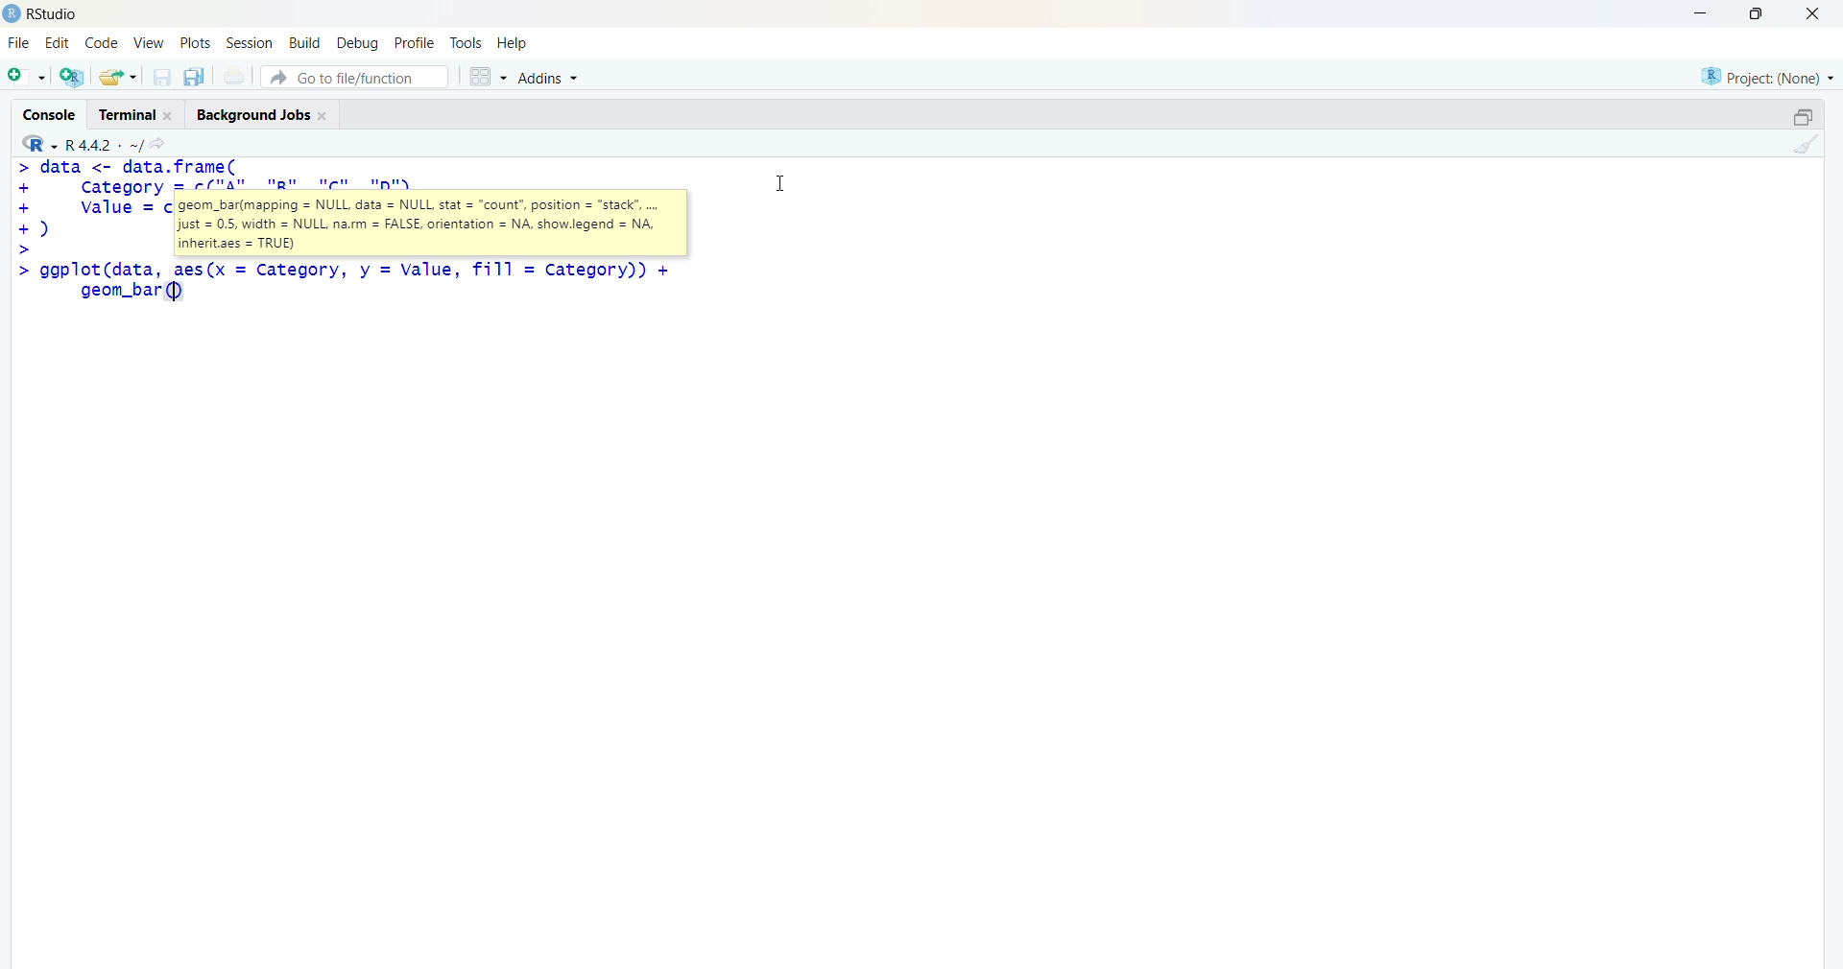 Image resolution: width=1843 pixels, height=969 pixels. Describe the element at coordinates (71, 76) in the screenshot. I see `create a project` at that location.